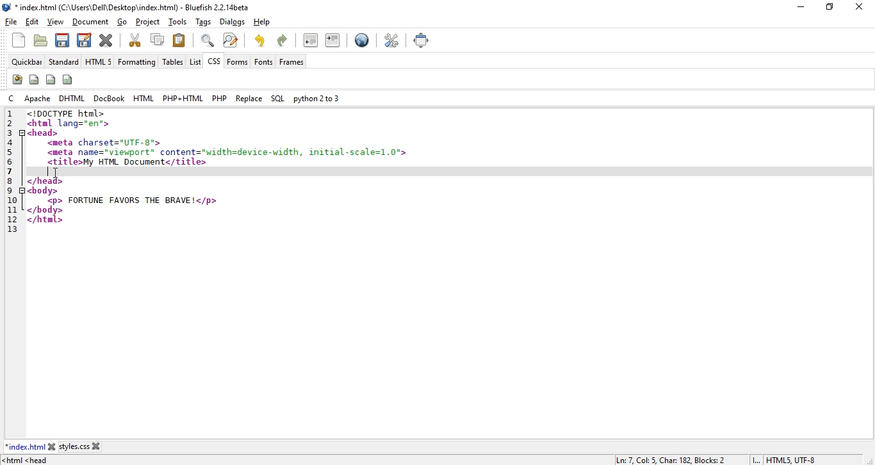 This screenshot has width=875, height=465. Describe the element at coordinates (45, 210) in the screenshot. I see `</body>` at that location.